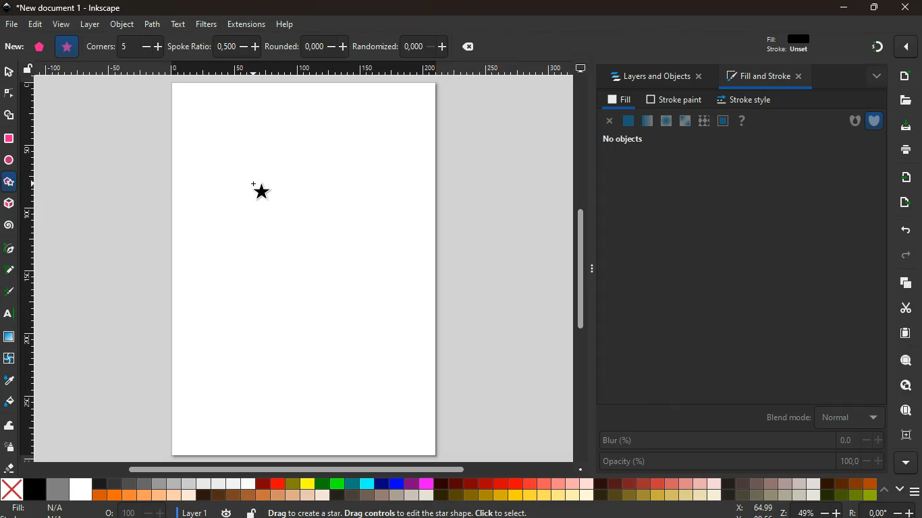  I want to click on twist, so click(10, 359).